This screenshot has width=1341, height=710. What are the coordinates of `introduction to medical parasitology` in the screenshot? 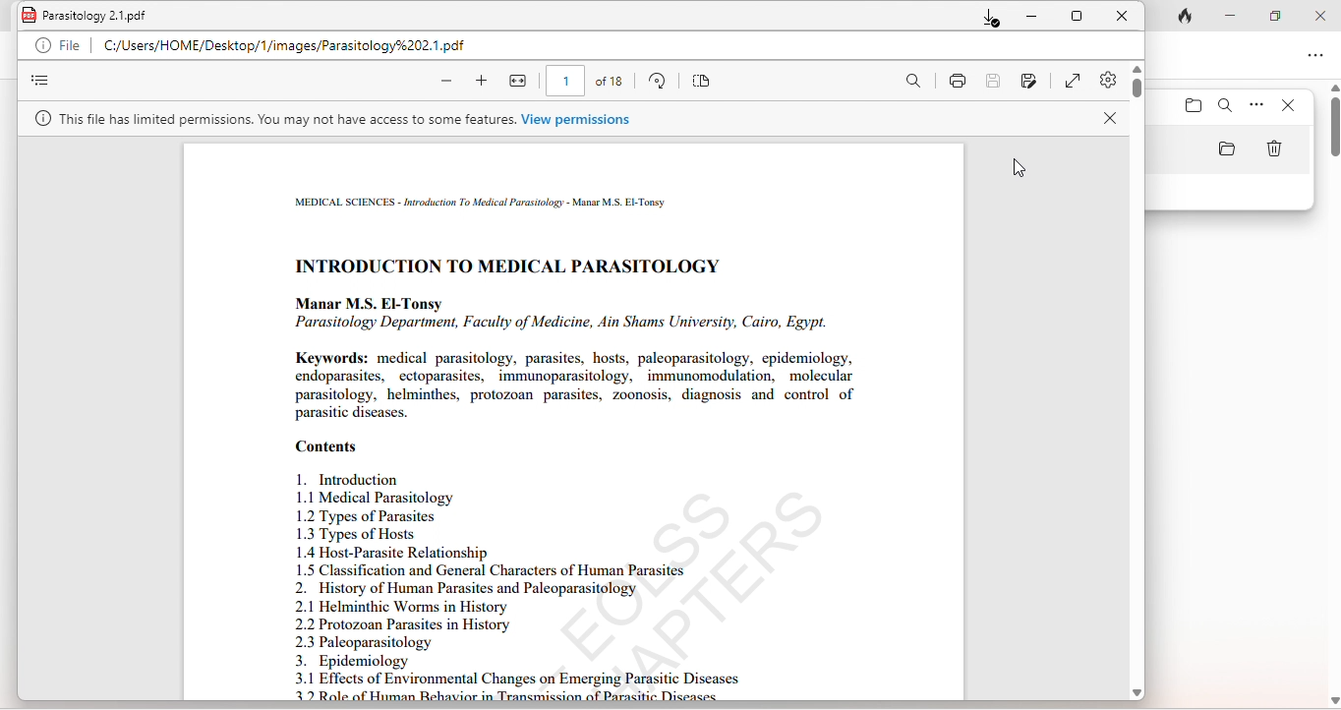 It's located at (524, 270).